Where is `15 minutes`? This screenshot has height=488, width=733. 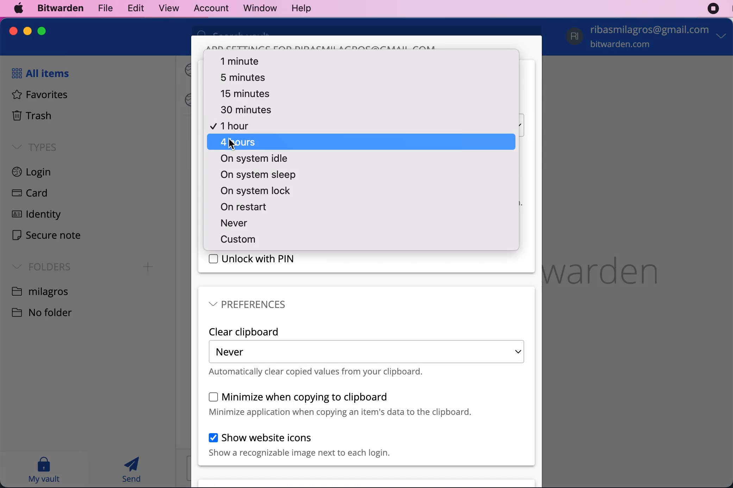
15 minutes is located at coordinates (240, 93).